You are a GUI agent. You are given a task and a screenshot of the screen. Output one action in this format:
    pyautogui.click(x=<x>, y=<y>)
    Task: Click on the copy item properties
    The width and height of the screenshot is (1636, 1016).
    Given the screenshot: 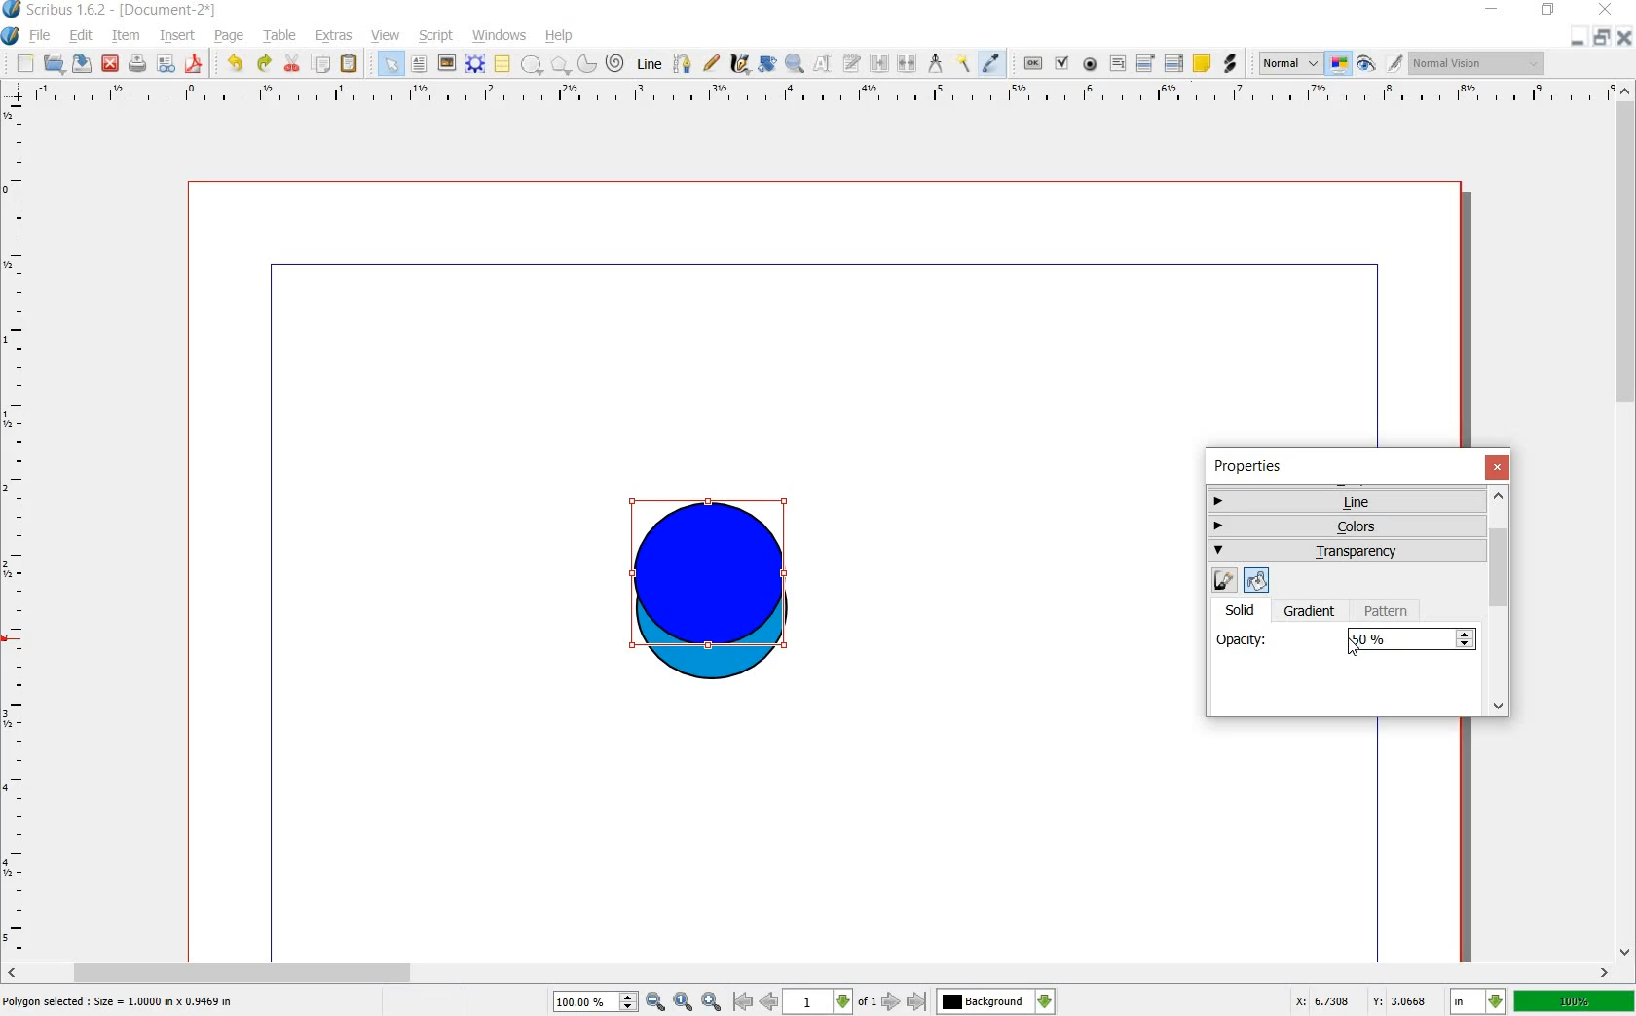 What is the action you would take?
    pyautogui.click(x=964, y=65)
    